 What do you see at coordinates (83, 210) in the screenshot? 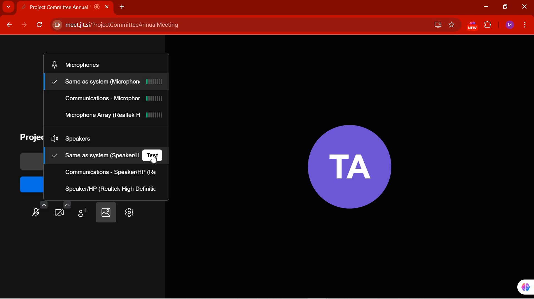
I see `invite people` at bounding box center [83, 210].